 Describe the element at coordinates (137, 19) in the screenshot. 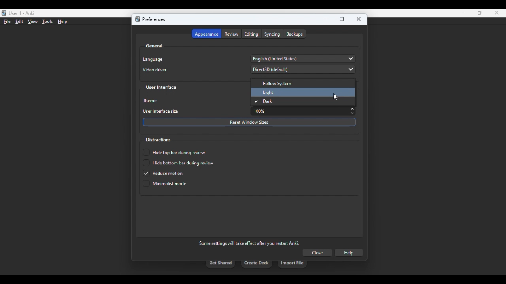

I see `logo` at that location.